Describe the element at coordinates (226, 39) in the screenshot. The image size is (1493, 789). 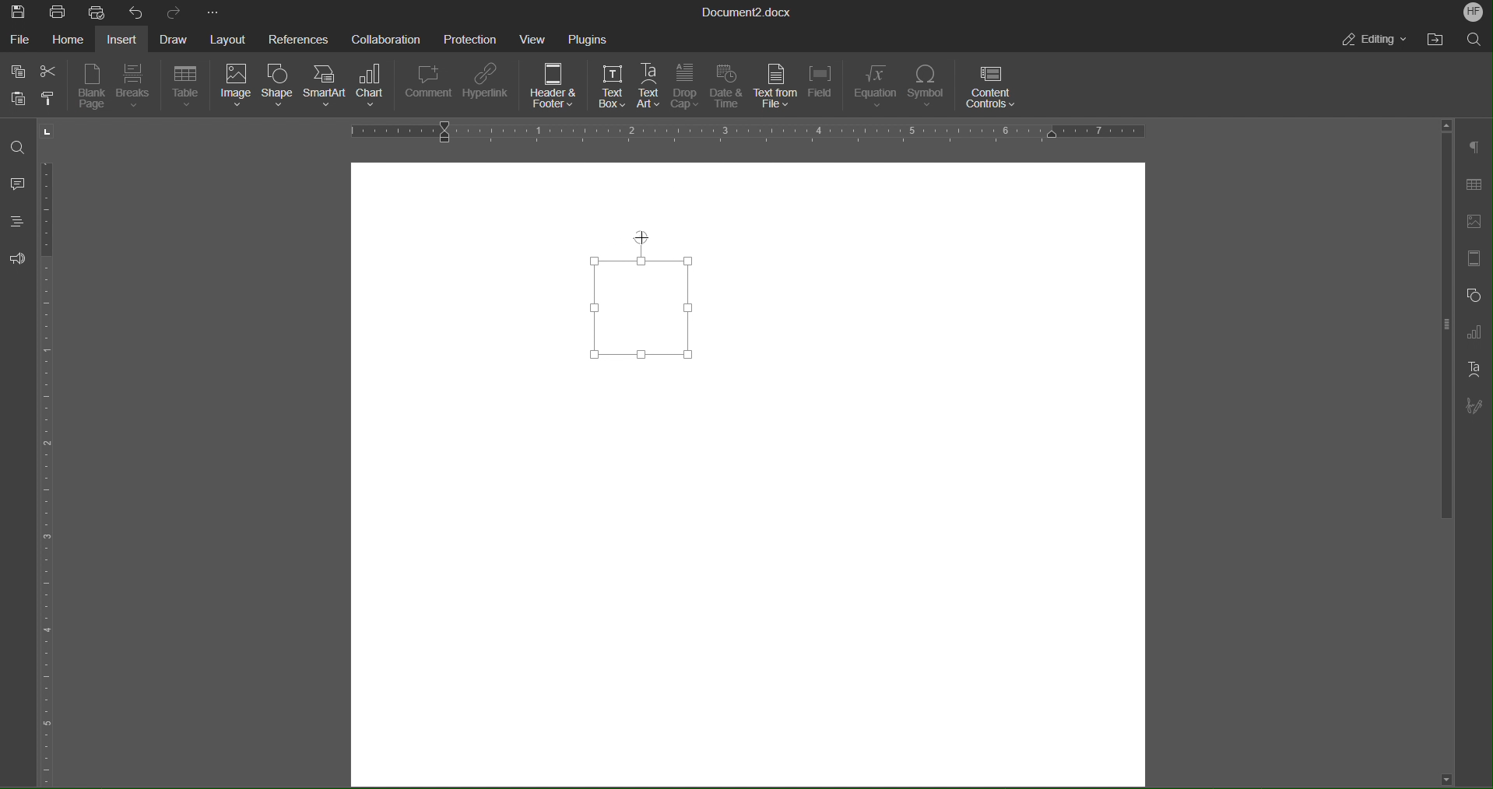
I see `Layout` at that location.